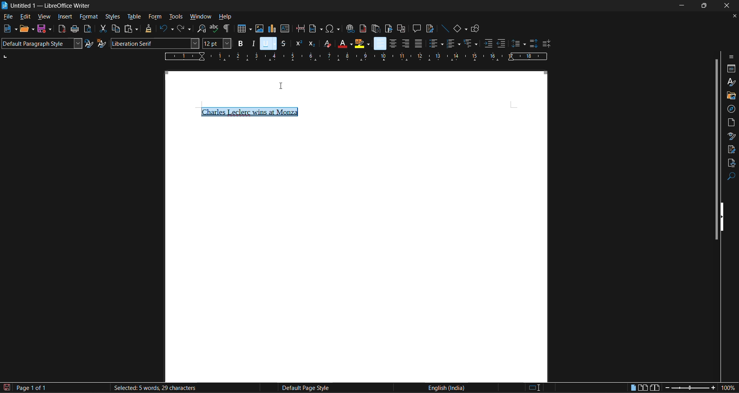 The image size is (739, 393). I want to click on format, so click(89, 17).